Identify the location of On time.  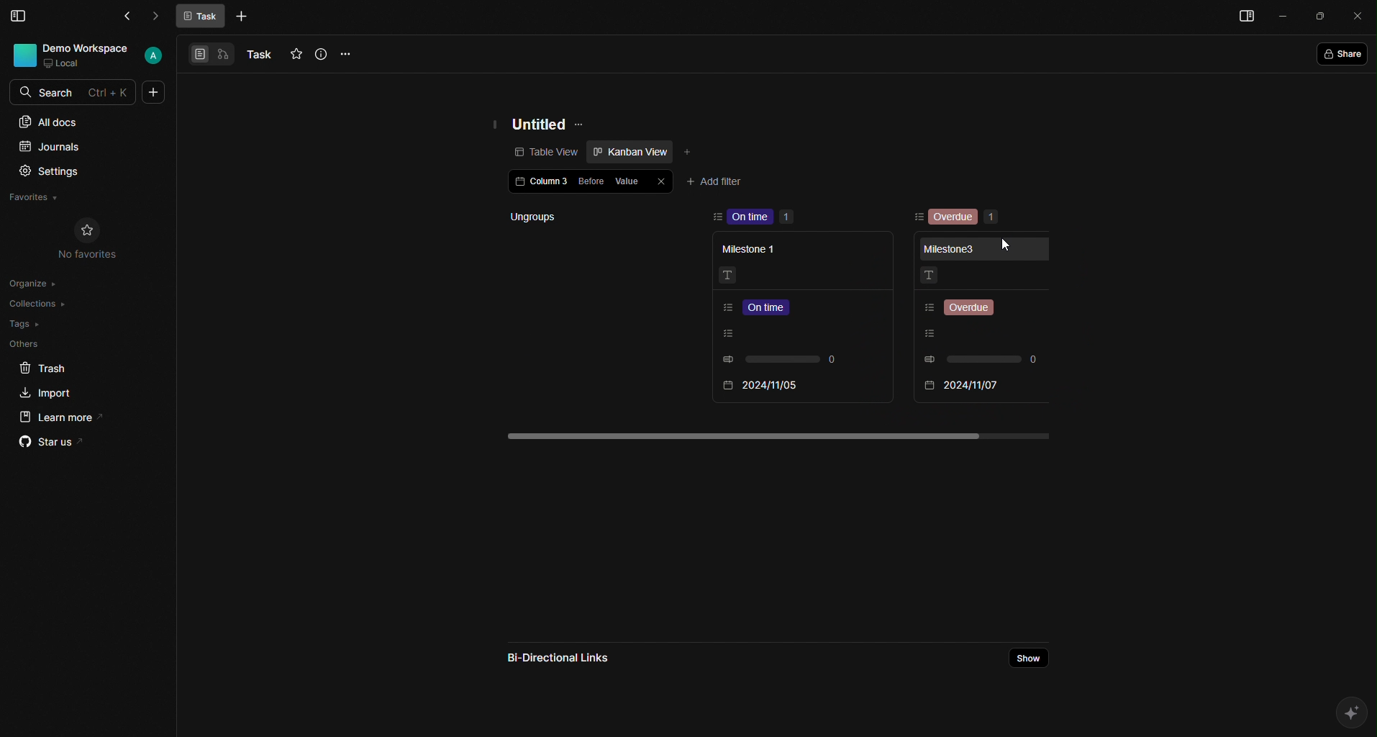
(765, 217).